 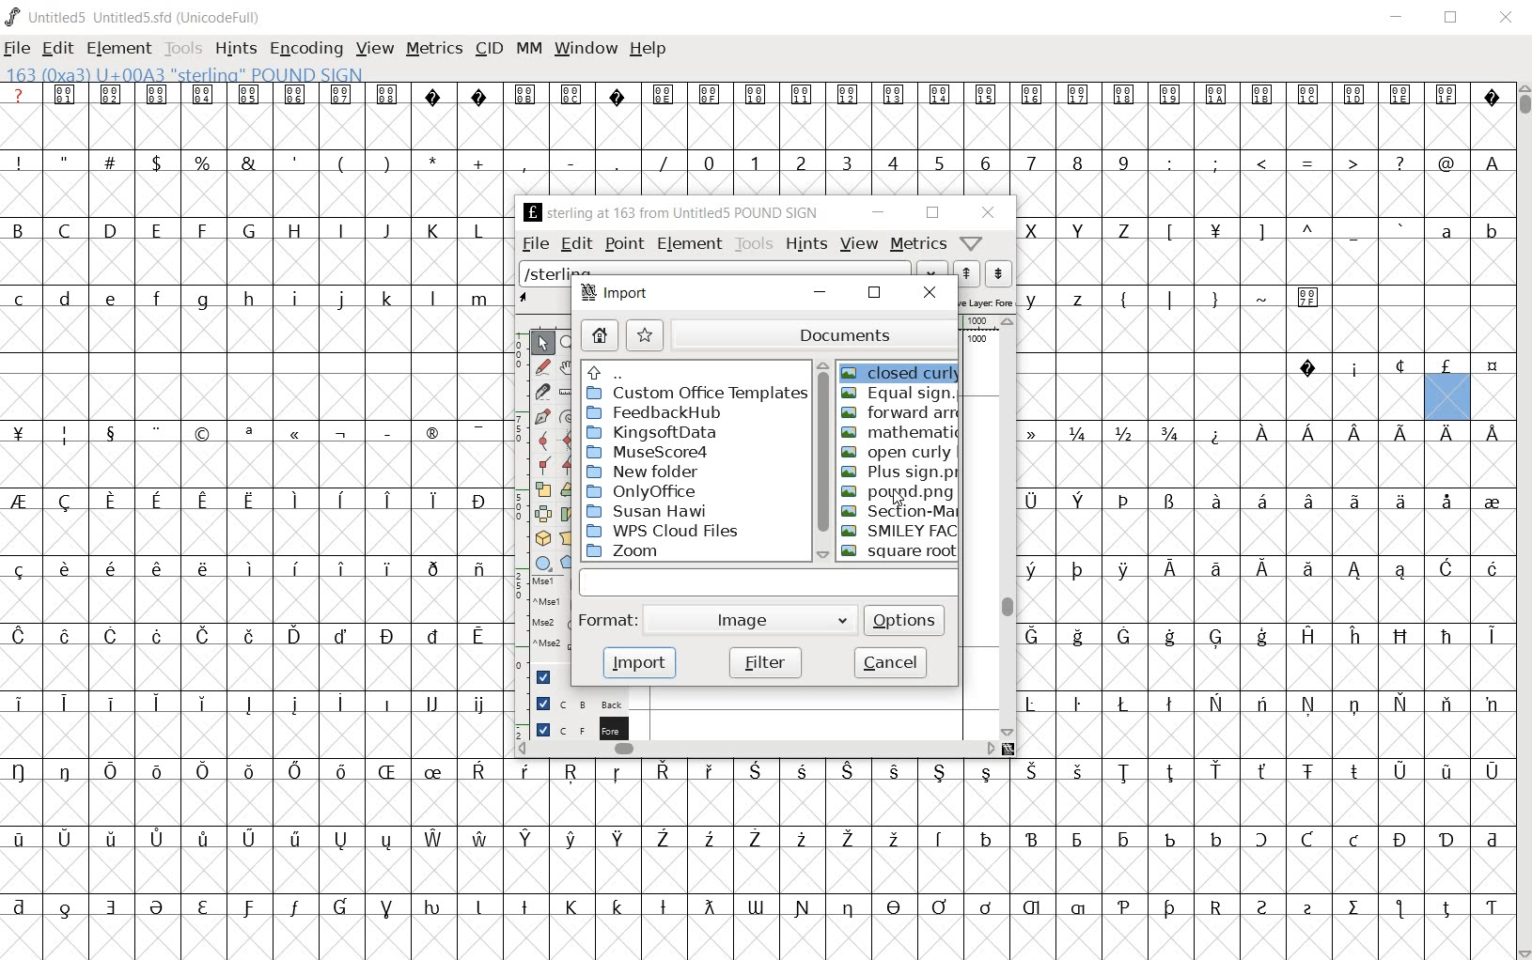 I want to click on g, so click(x=202, y=300).